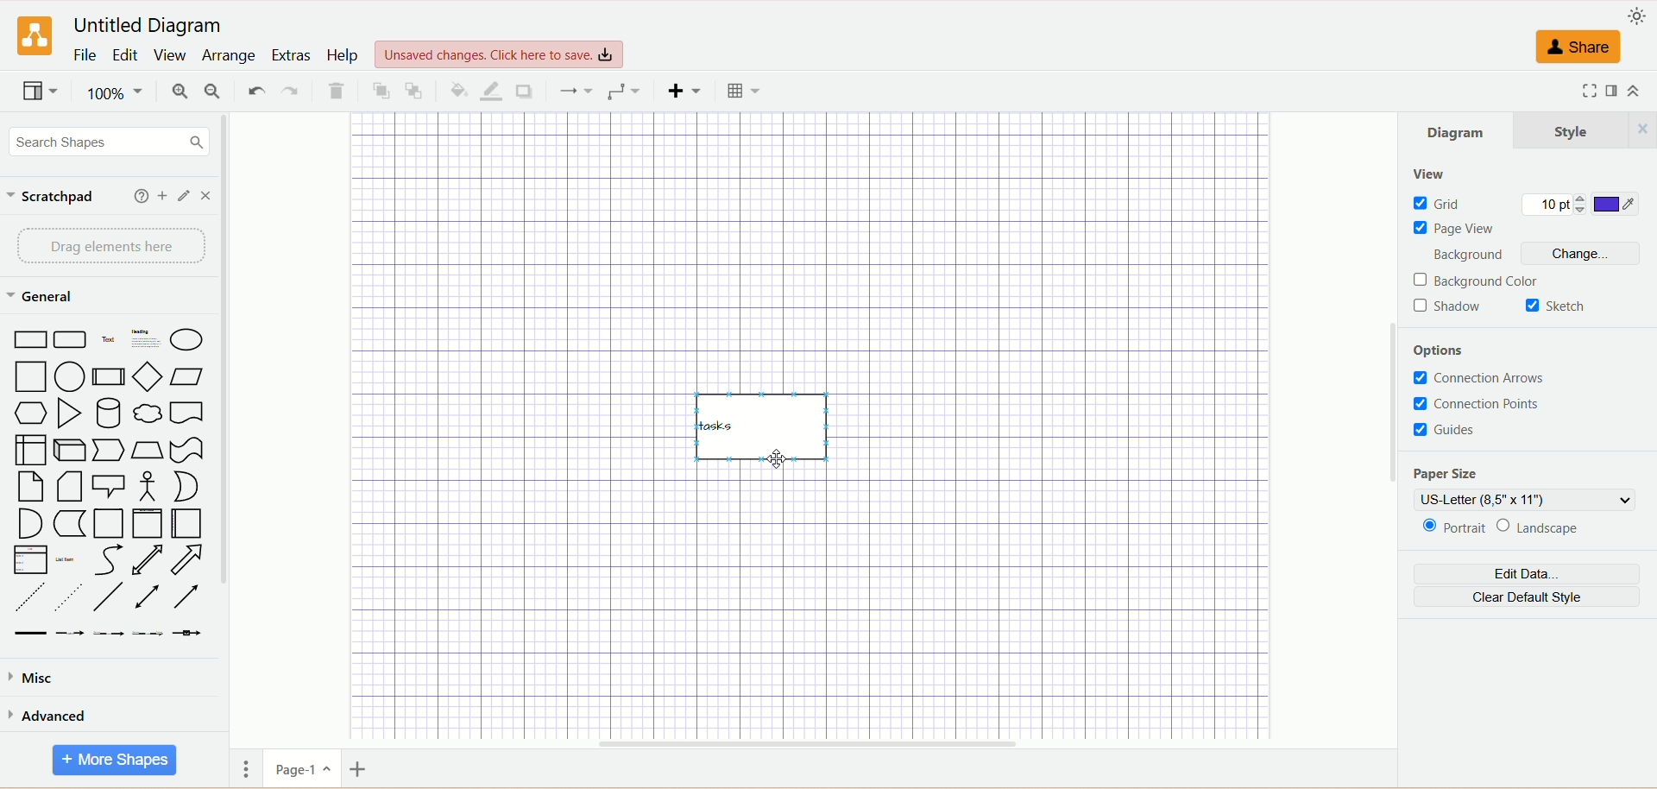 The height and width of the screenshot is (789, 1657). I want to click on connection points, so click(1475, 403).